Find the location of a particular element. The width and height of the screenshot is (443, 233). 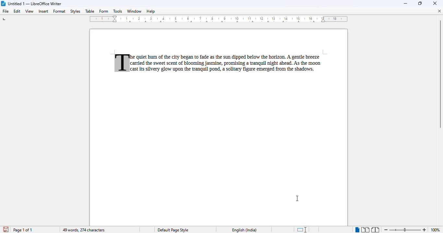

ruler is located at coordinates (219, 19).